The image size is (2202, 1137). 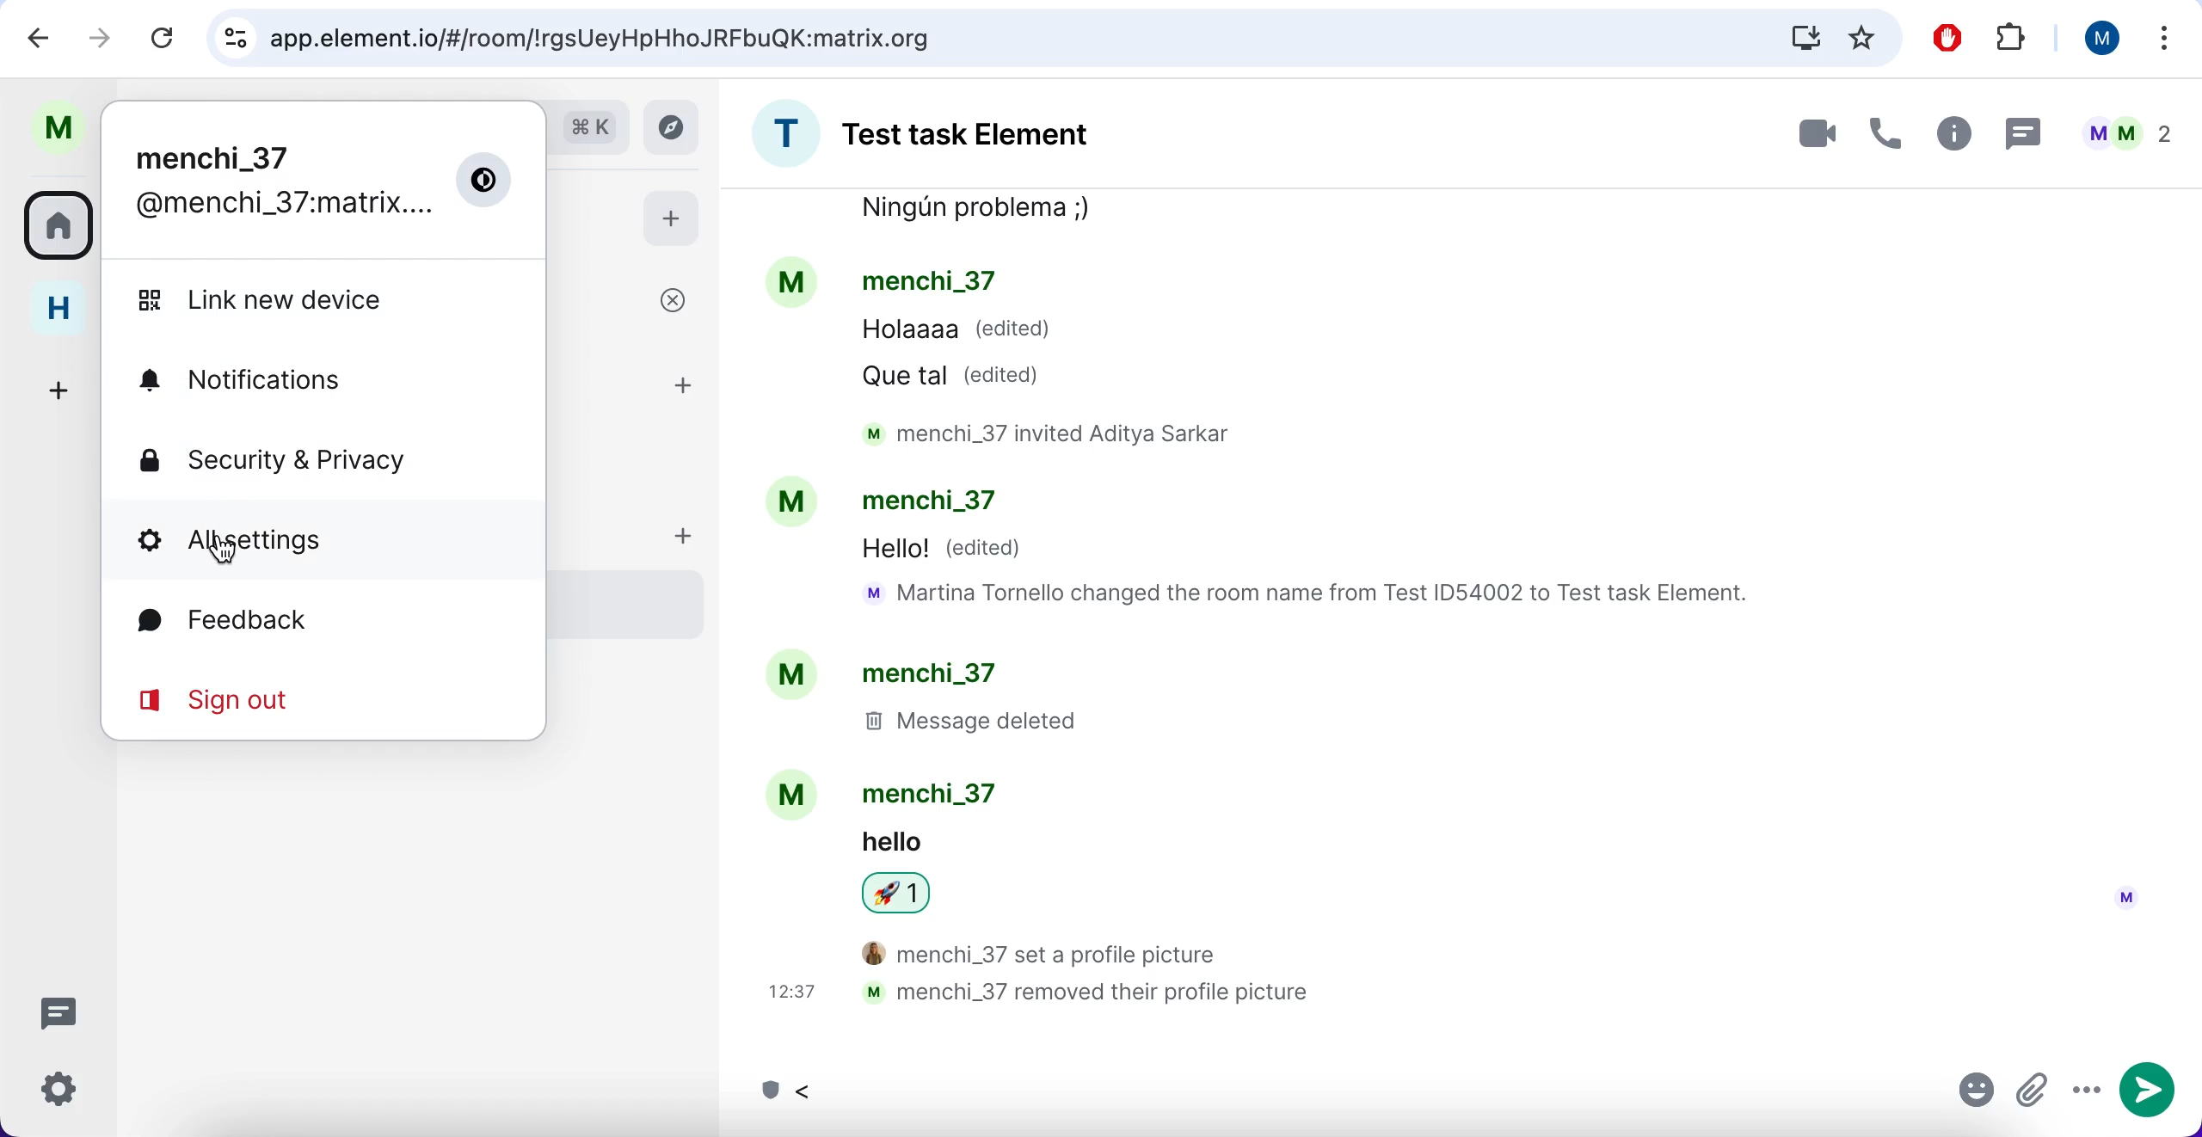 What do you see at coordinates (318, 300) in the screenshot?
I see `link new device` at bounding box center [318, 300].